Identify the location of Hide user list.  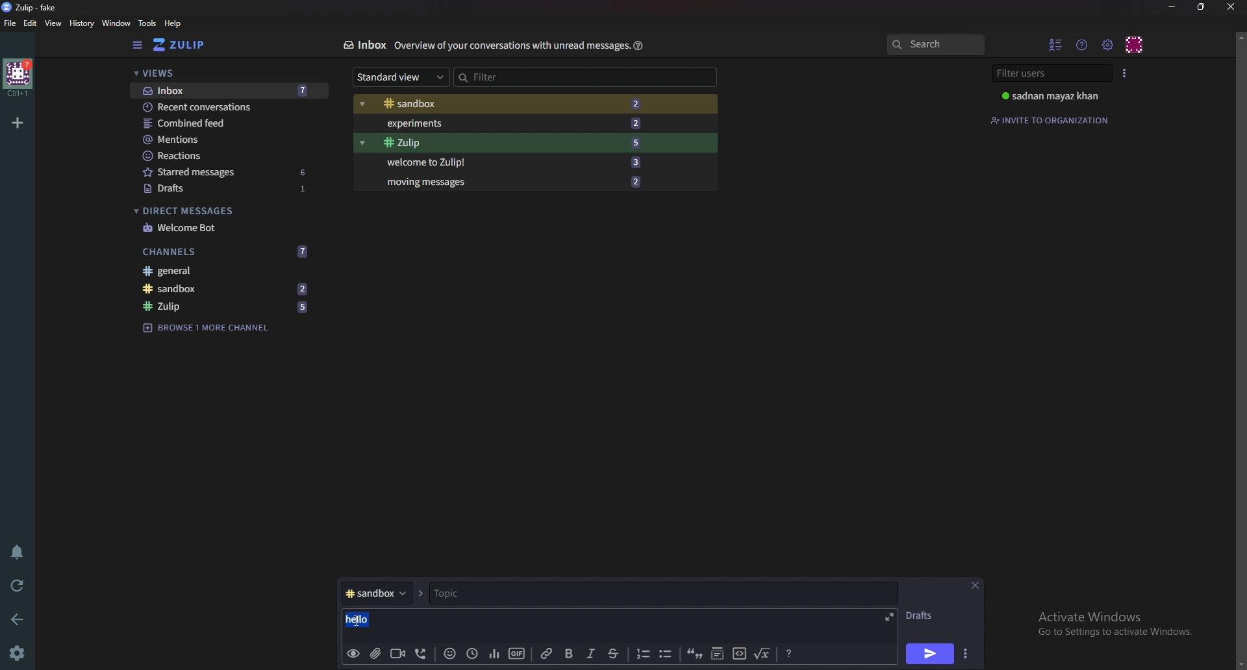
(1055, 43).